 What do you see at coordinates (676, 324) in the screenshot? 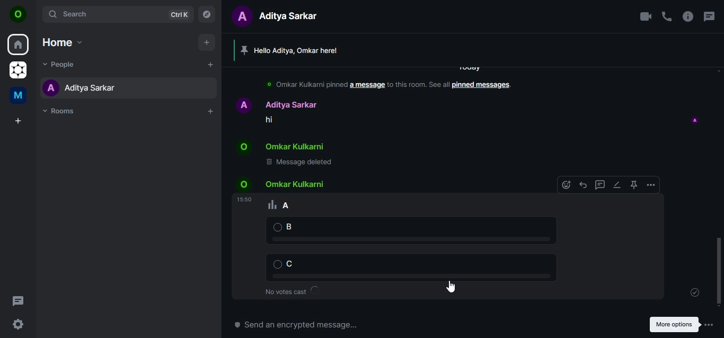
I see `more options` at bounding box center [676, 324].